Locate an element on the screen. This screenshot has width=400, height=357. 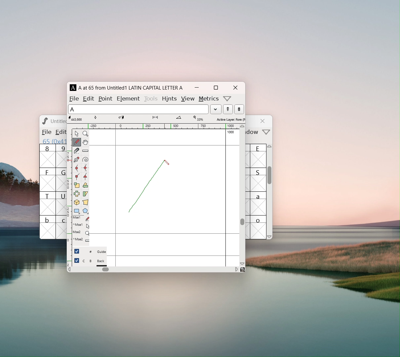
b is located at coordinates (48, 227).